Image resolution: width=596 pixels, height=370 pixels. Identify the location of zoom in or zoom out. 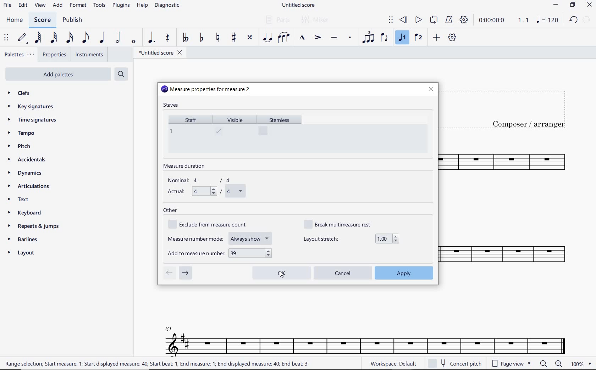
(552, 364).